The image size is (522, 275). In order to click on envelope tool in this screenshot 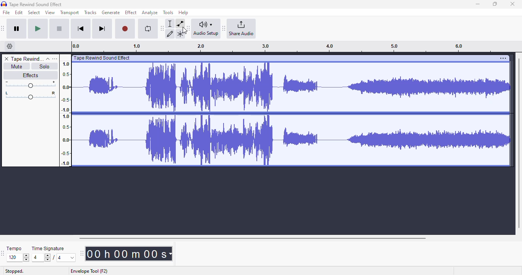, I will do `click(180, 23)`.